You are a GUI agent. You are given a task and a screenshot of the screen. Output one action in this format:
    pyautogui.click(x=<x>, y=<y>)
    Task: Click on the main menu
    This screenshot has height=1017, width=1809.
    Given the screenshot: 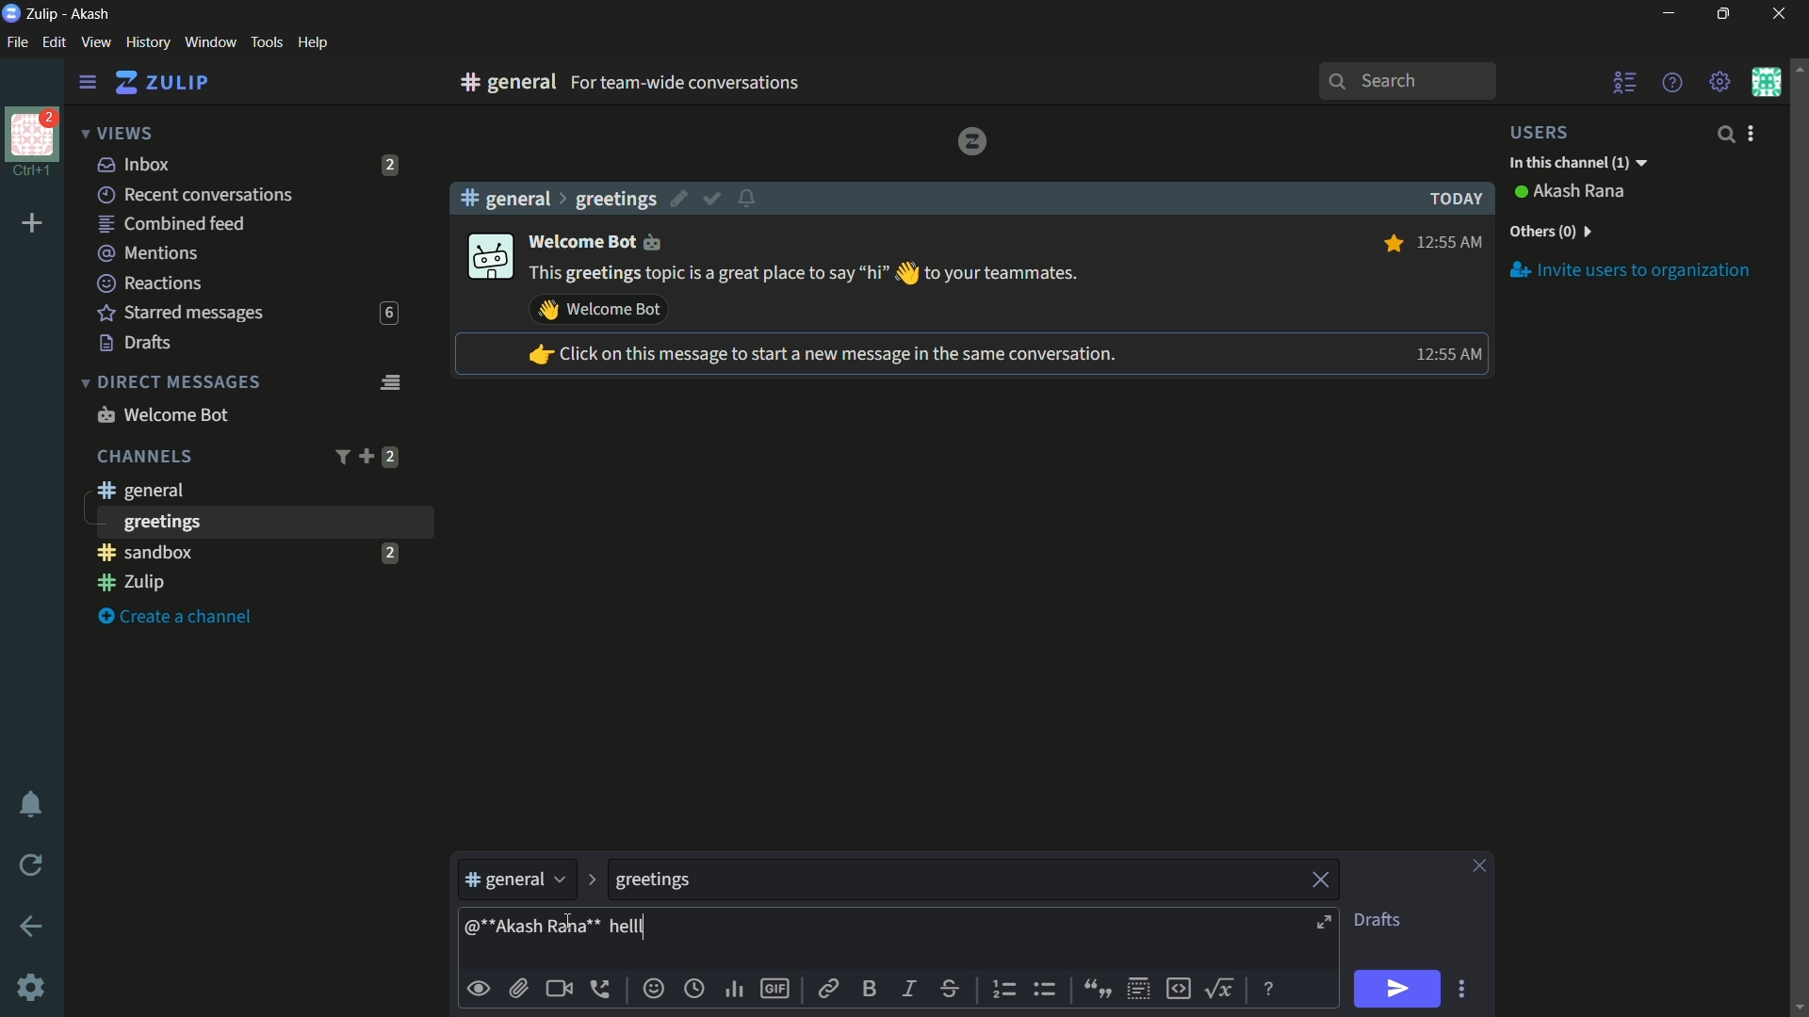 What is the action you would take?
    pyautogui.click(x=1720, y=82)
    